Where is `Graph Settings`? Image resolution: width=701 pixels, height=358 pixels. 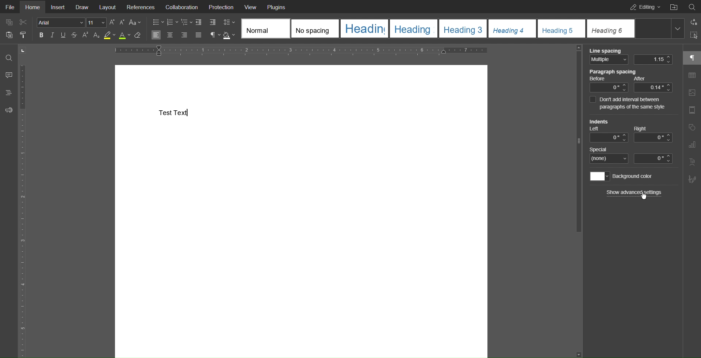
Graph Settings is located at coordinates (692, 145).